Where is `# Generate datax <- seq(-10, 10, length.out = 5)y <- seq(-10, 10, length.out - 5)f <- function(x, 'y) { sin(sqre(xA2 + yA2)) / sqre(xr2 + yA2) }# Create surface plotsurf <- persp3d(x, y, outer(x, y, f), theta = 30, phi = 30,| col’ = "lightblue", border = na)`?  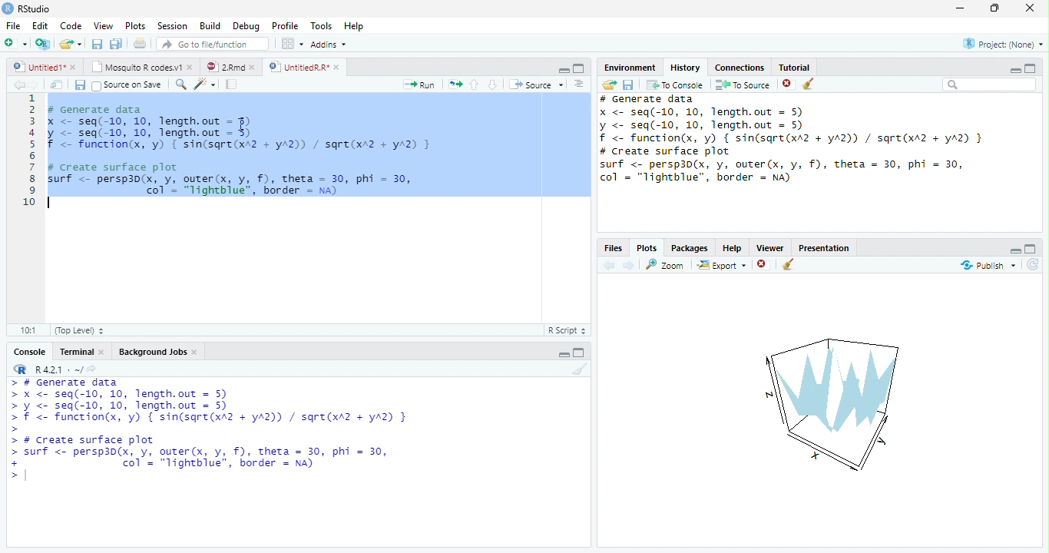 # Generate datax <- seq(-10, 10, length.out = 5)y <- seq(-10, 10, length.out - 5)f <- function(x, 'y) { sin(sqre(xA2 + yA2)) / sqre(xr2 + yA2) }# Create surface plotsurf <- persp3d(x, y, outer(x, y, f), theta = 30, phi = 30,| col’ = "lightblue", border = na) is located at coordinates (243, 157).